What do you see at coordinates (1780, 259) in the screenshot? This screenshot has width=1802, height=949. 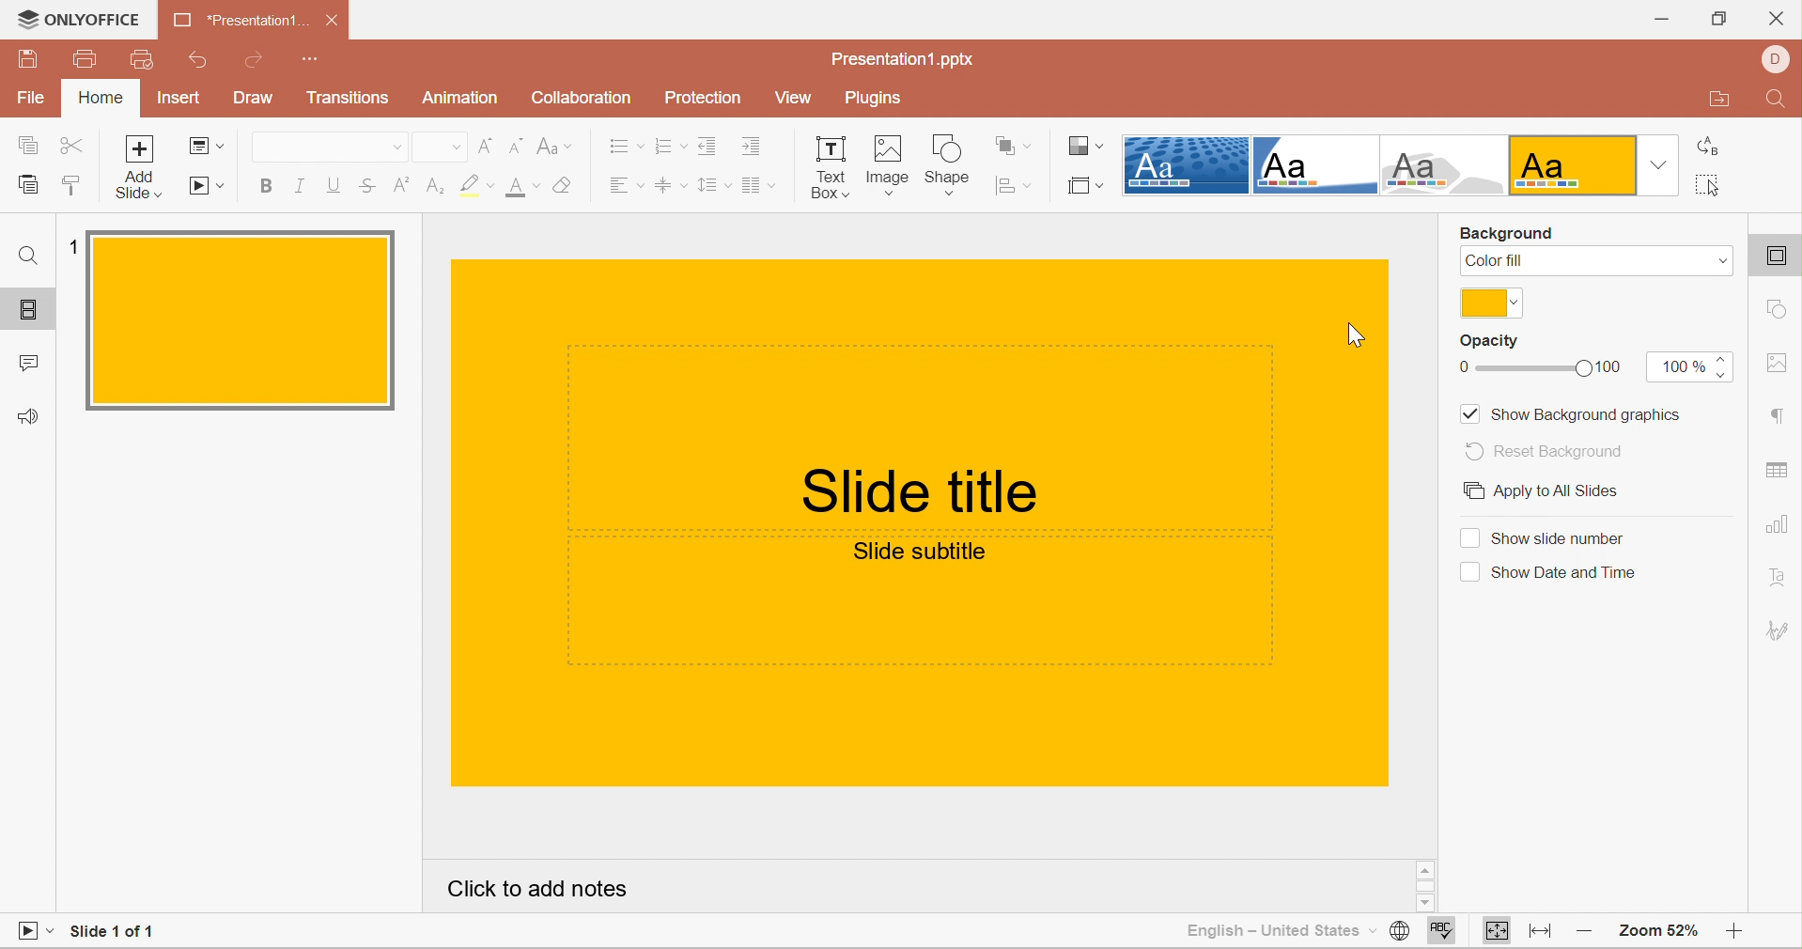 I see `slide settings` at bounding box center [1780, 259].